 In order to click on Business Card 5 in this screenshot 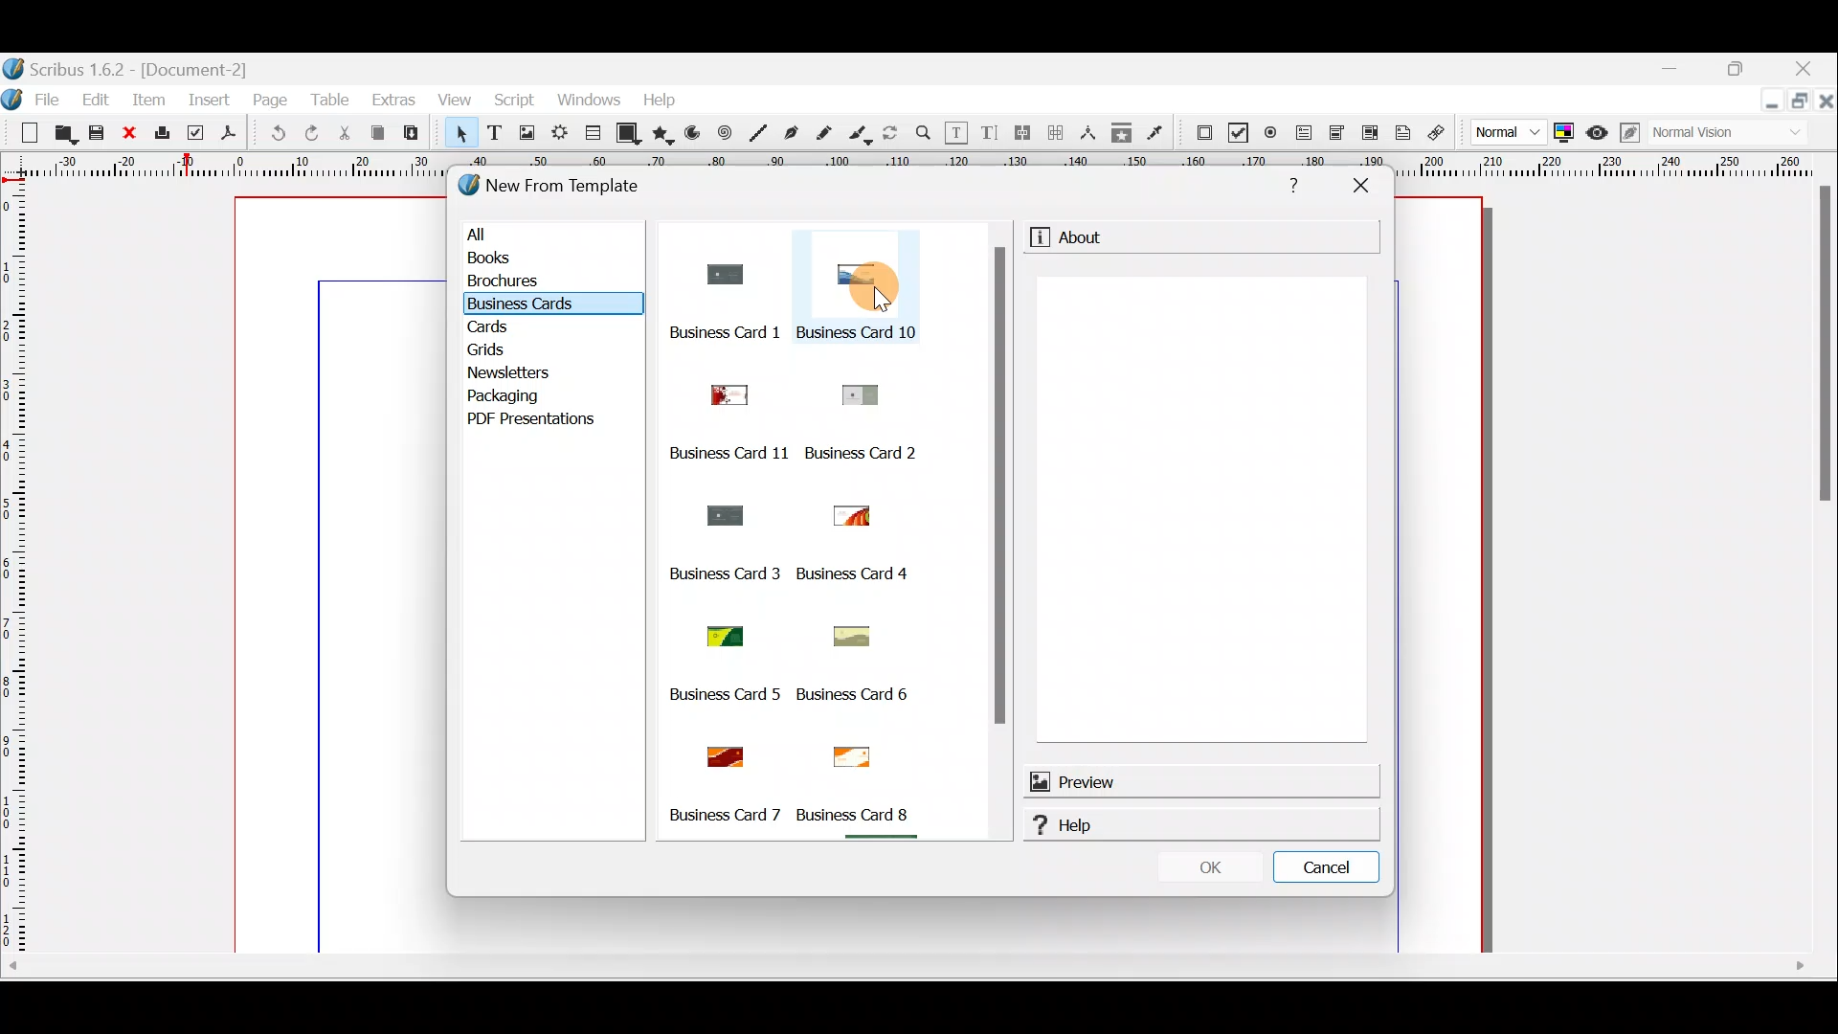, I will do `click(723, 696)`.